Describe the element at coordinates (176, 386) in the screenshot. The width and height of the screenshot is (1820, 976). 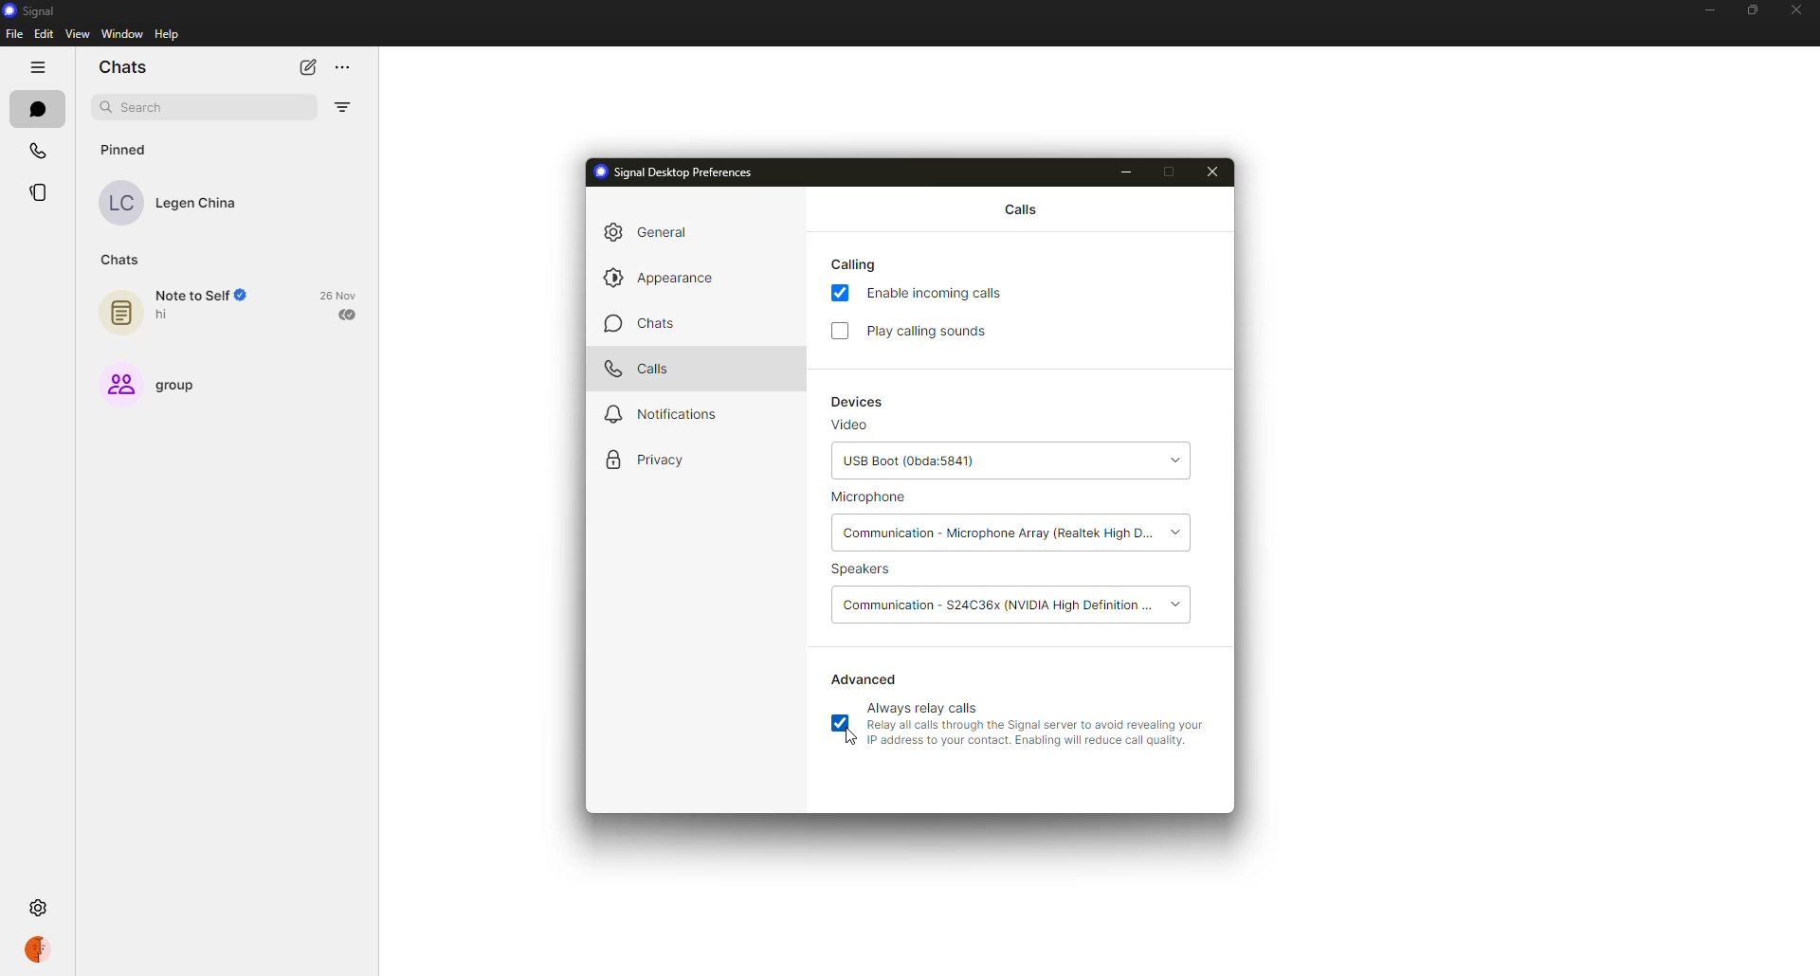
I see `group` at that location.